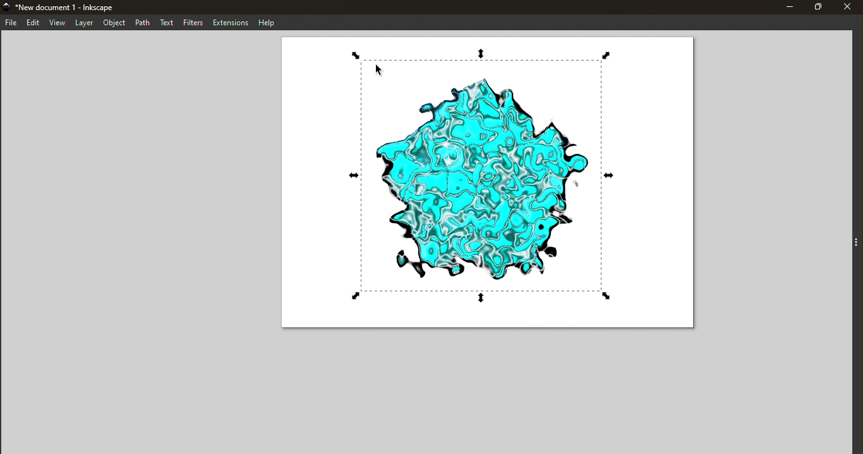  I want to click on Cursor, so click(377, 71).